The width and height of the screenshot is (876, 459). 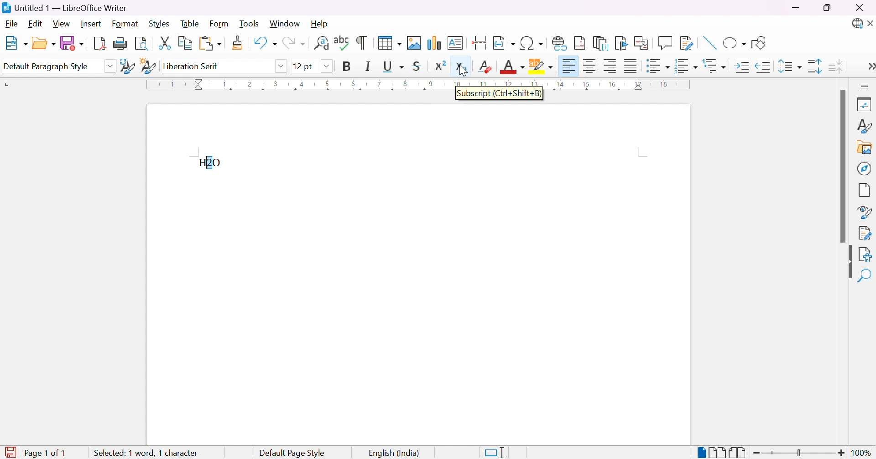 I want to click on Zoom out, so click(x=757, y=453).